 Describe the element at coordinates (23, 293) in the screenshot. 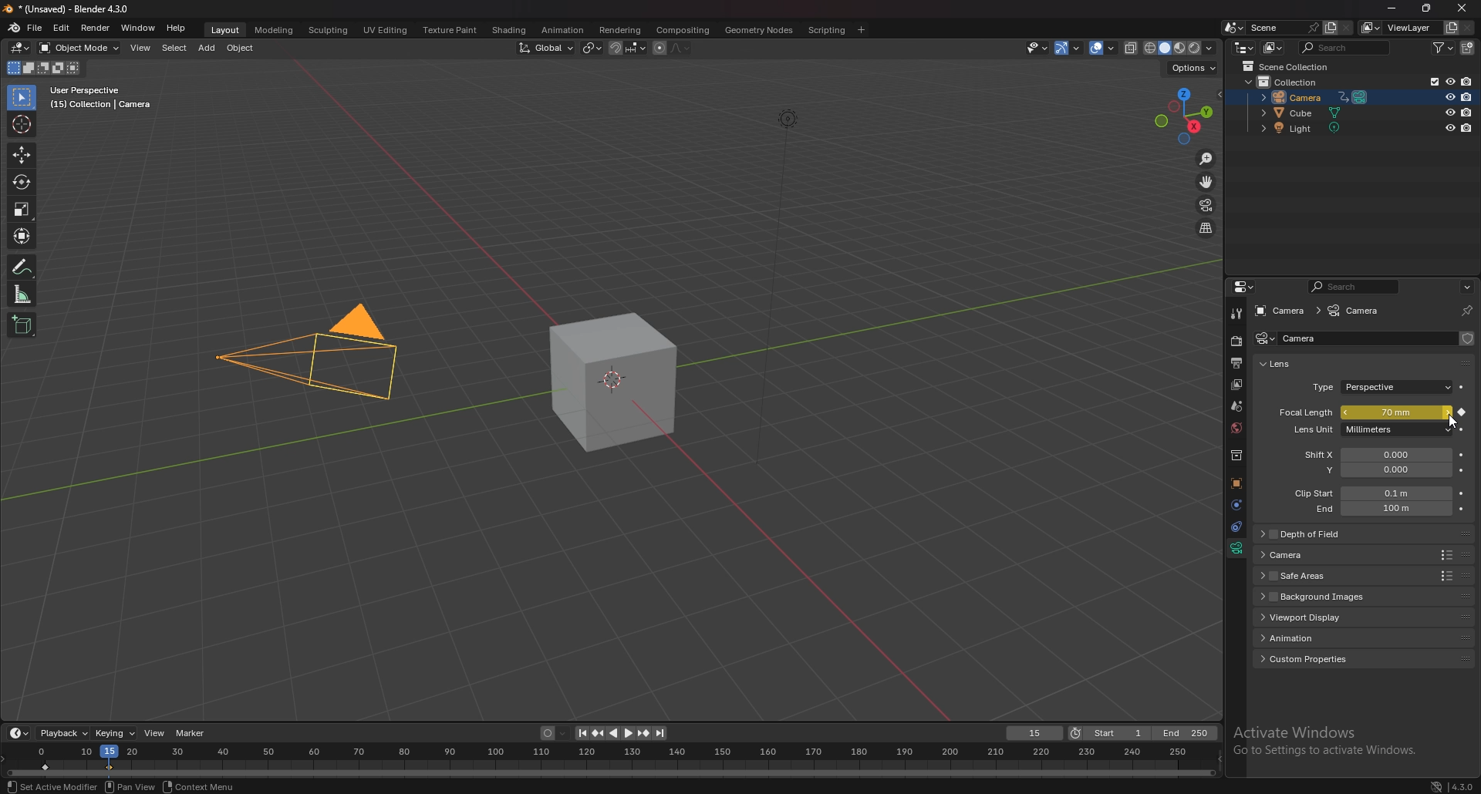

I see `measure` at that location.